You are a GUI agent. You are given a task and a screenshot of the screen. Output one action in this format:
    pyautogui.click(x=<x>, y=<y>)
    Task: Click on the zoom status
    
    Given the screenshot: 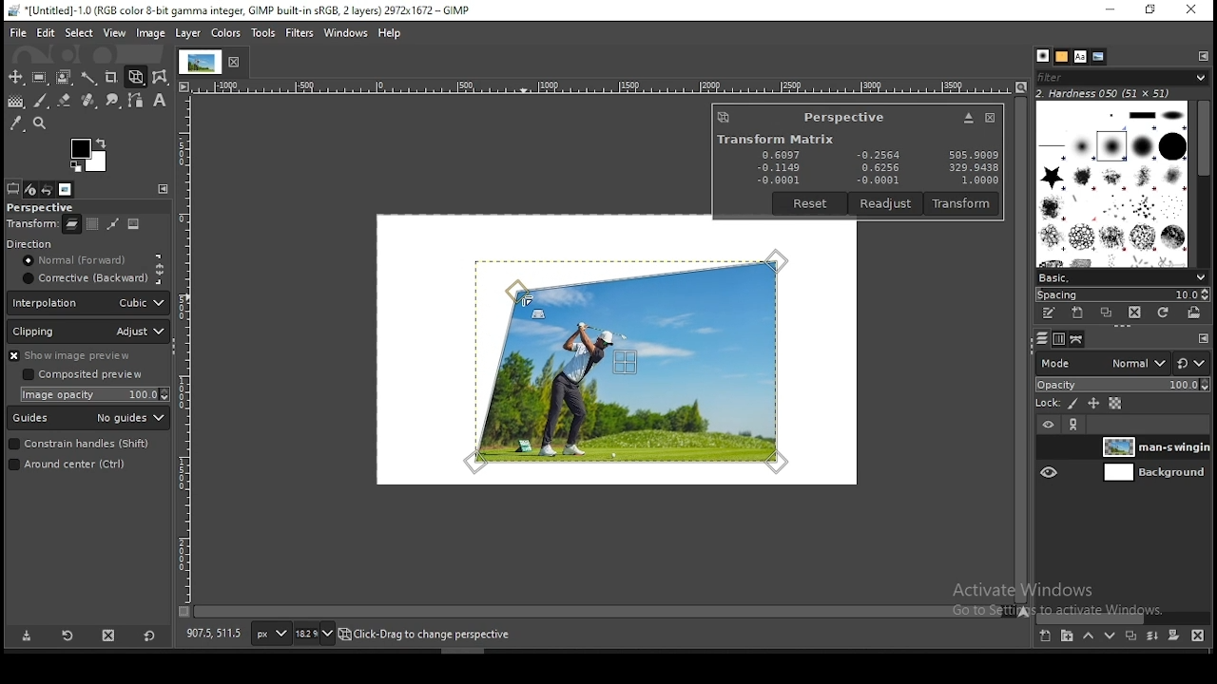 What is the action you would take?
    pyautogui.click(x=316, y=633)
    